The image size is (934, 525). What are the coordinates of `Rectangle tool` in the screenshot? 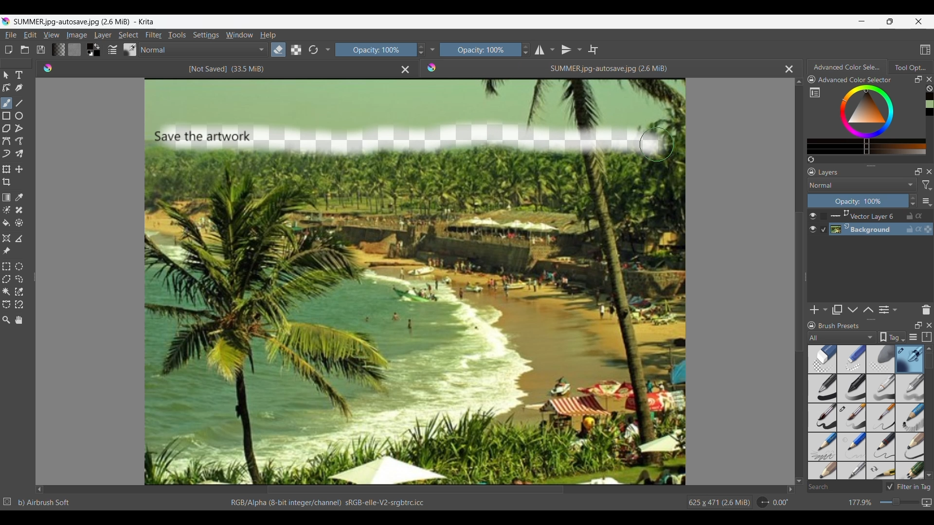 It's located at (6, 116).